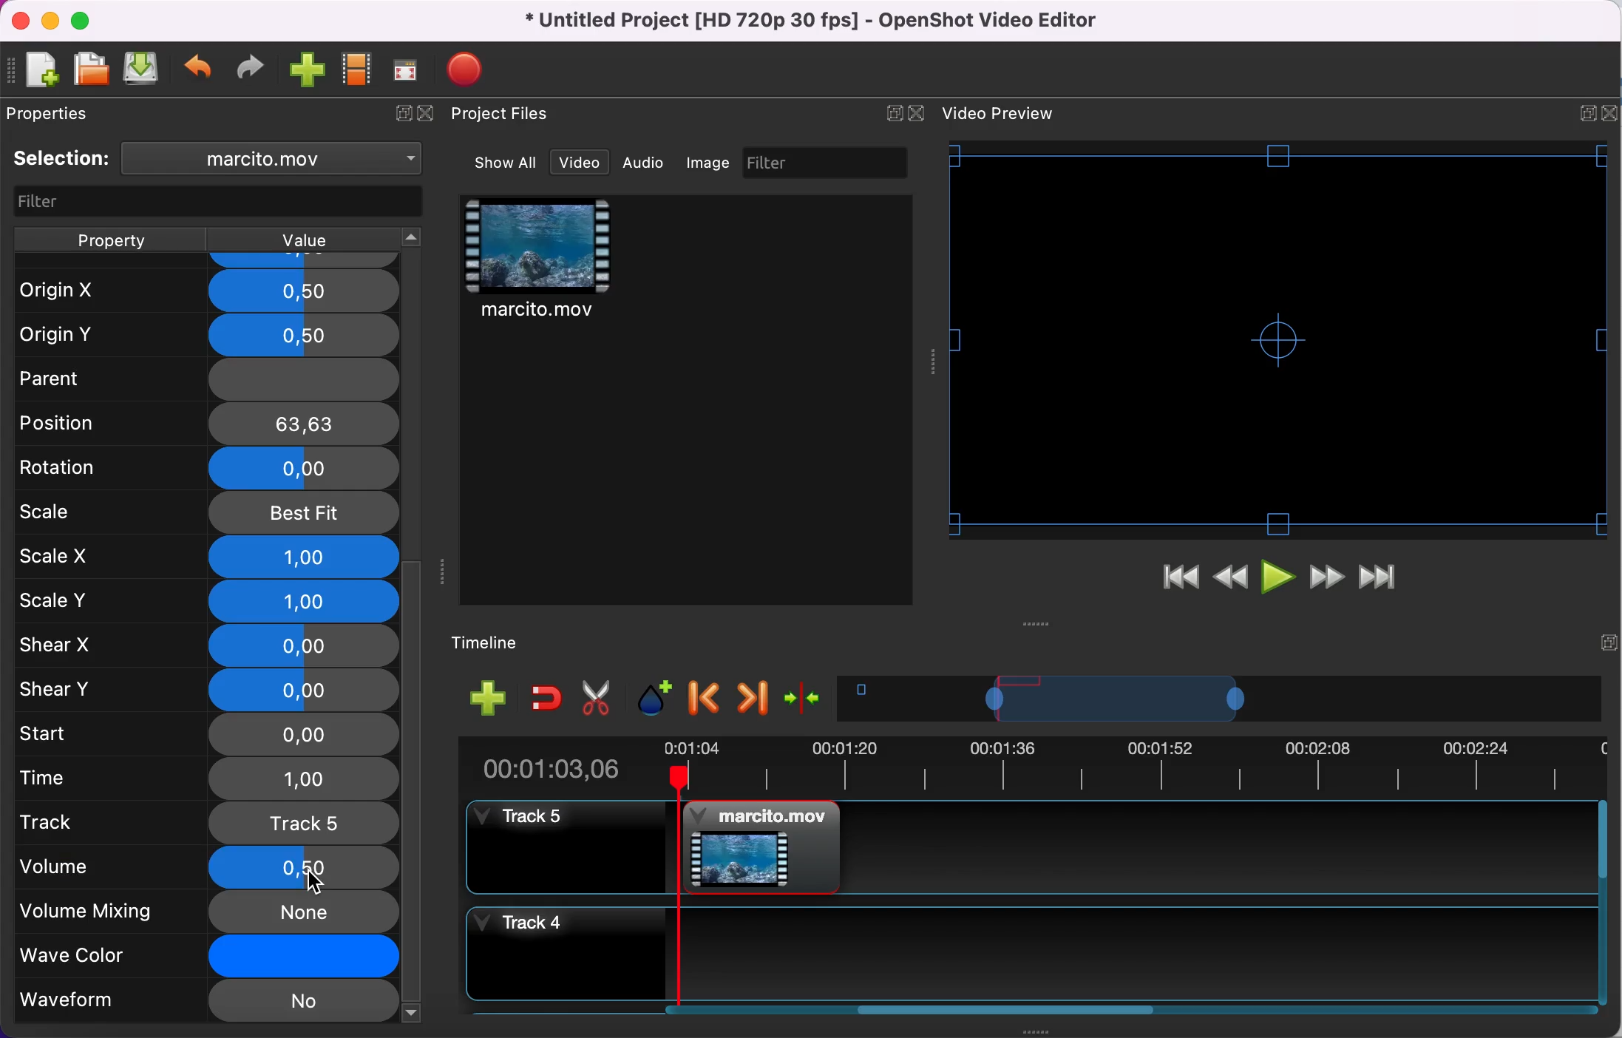 This screenshot has height=1038, width=1622. Describe the element at coordinates (301, 240) in the screenshot. I see `value` at that location.